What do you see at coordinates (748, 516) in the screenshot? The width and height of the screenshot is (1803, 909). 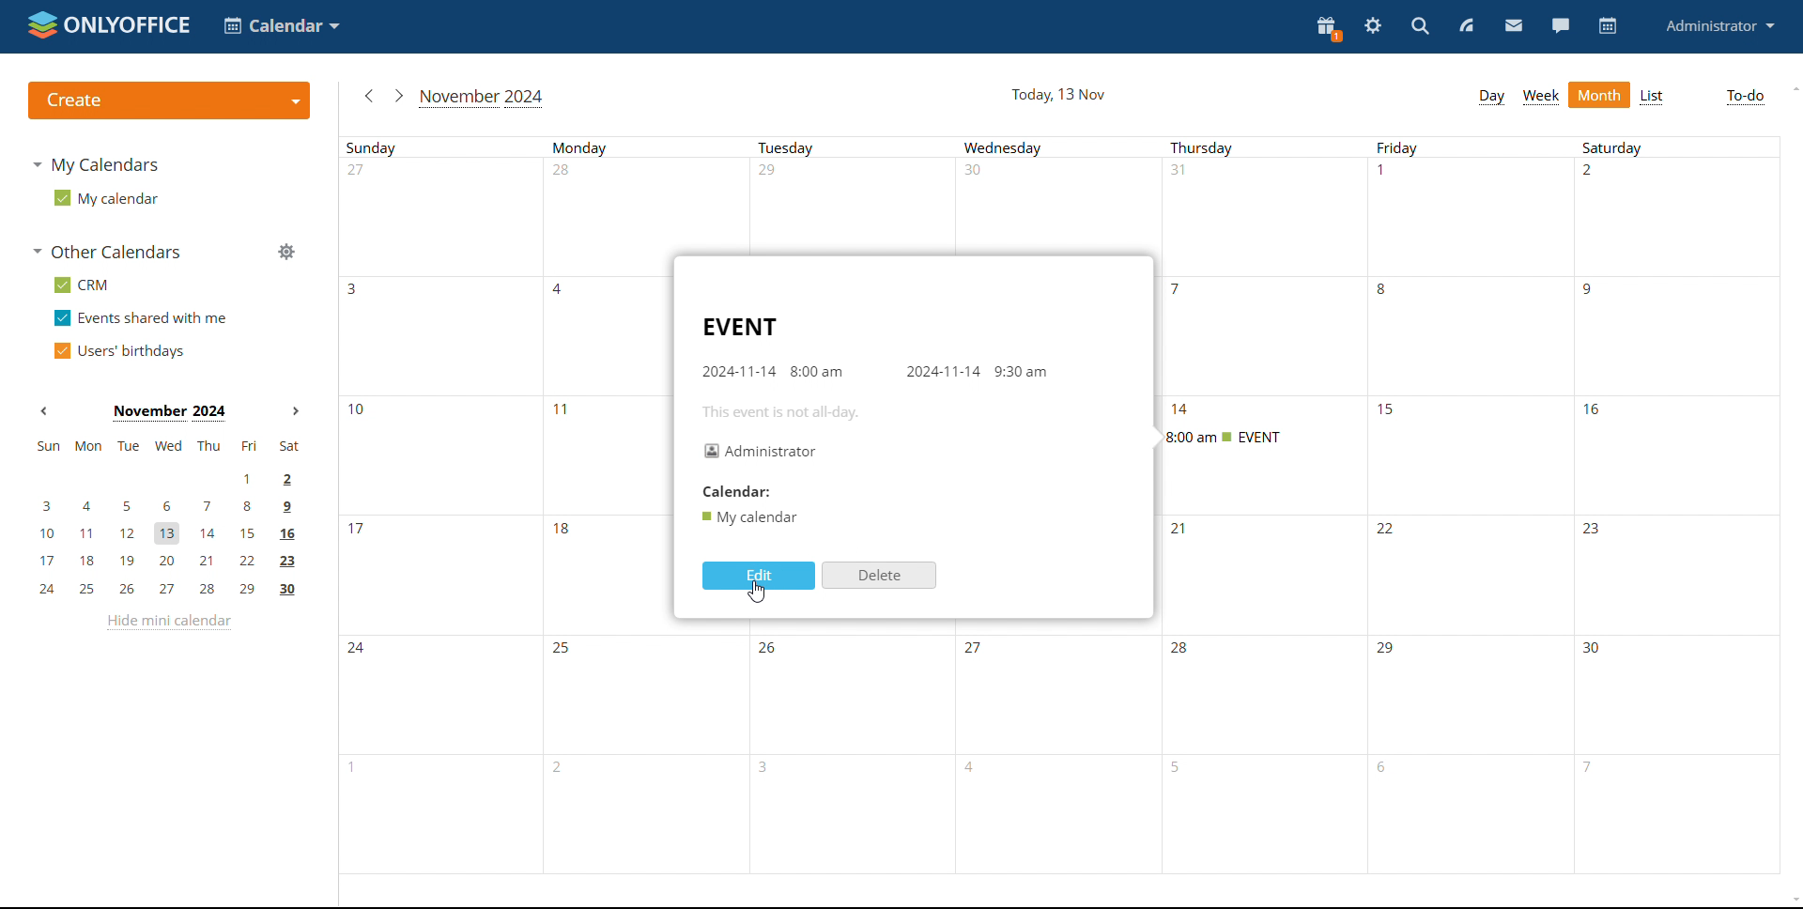 I see `meeting calendar` at bounding box center [748, 516].